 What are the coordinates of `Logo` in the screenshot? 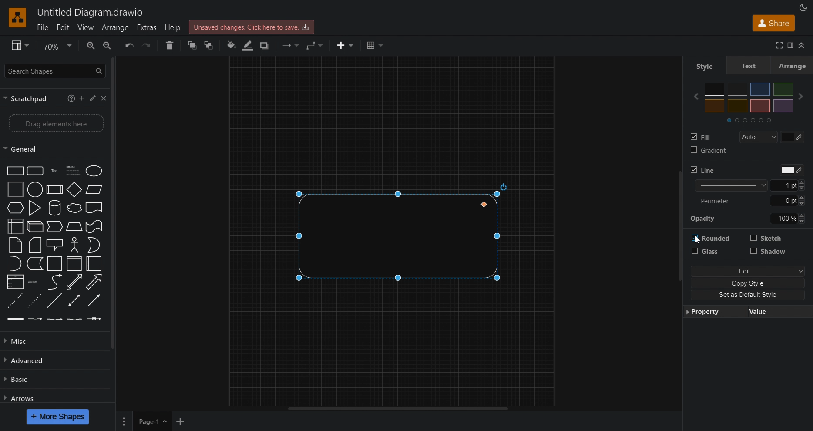 It's located at (17, 17).